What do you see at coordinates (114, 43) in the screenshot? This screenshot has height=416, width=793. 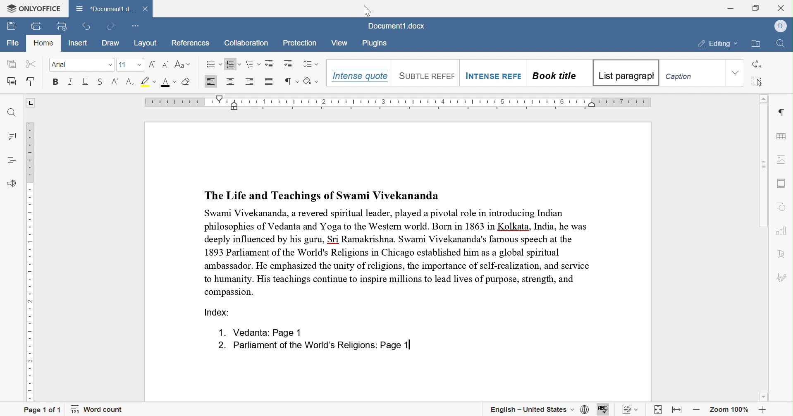 I see `draw` at bounding box center [114, 43].